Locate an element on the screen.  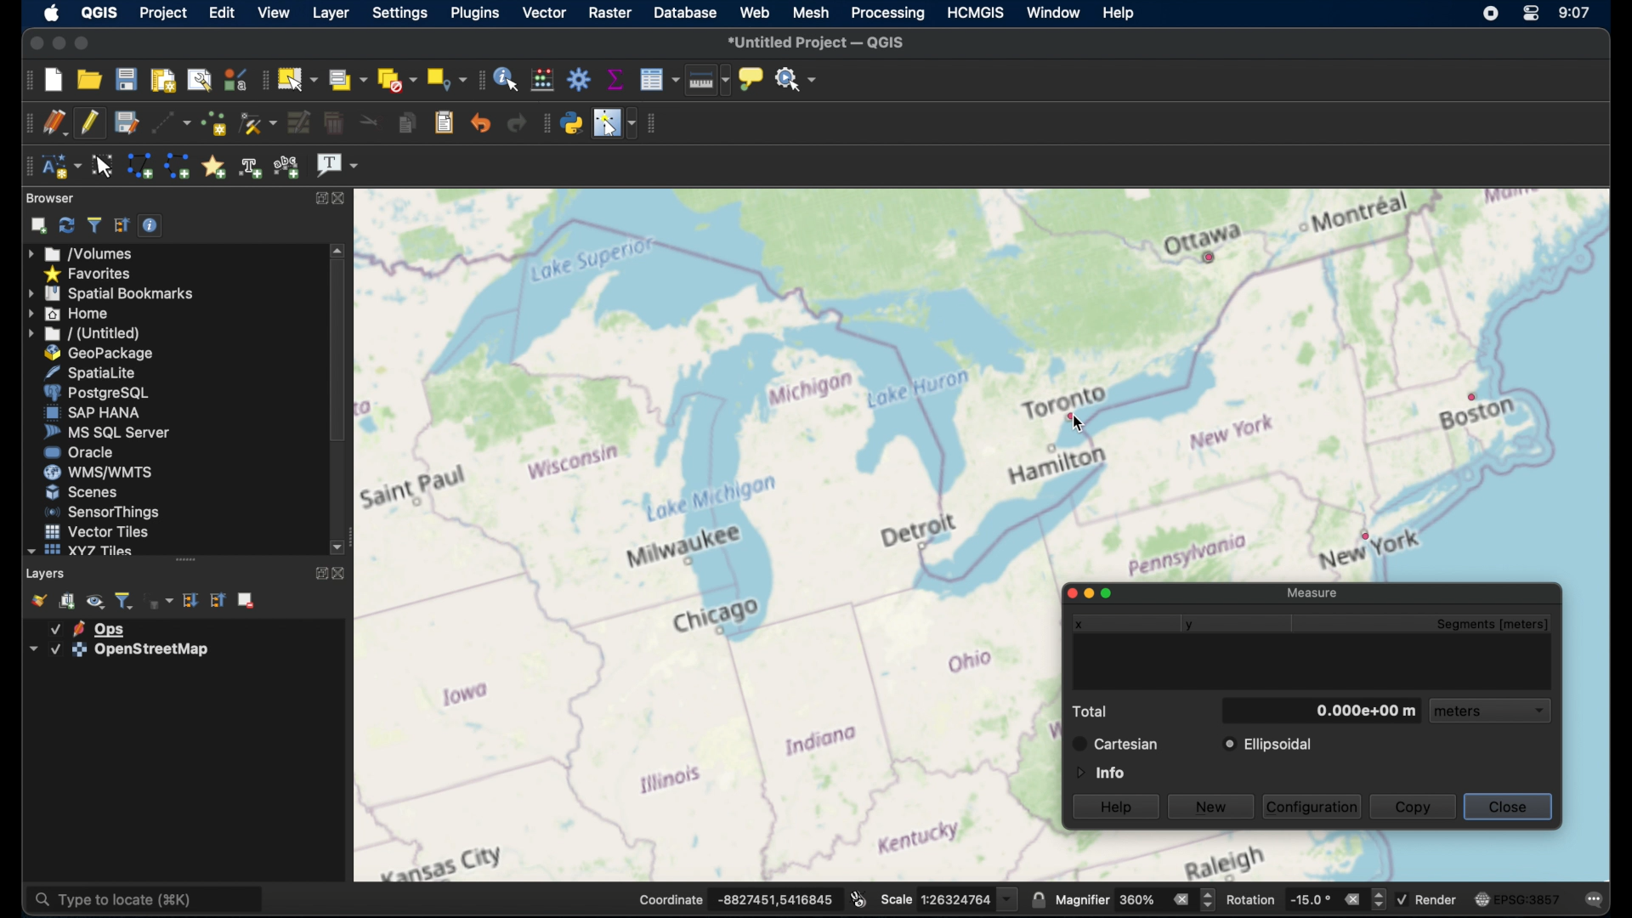
open street map is located at coordinates (1401, 218).